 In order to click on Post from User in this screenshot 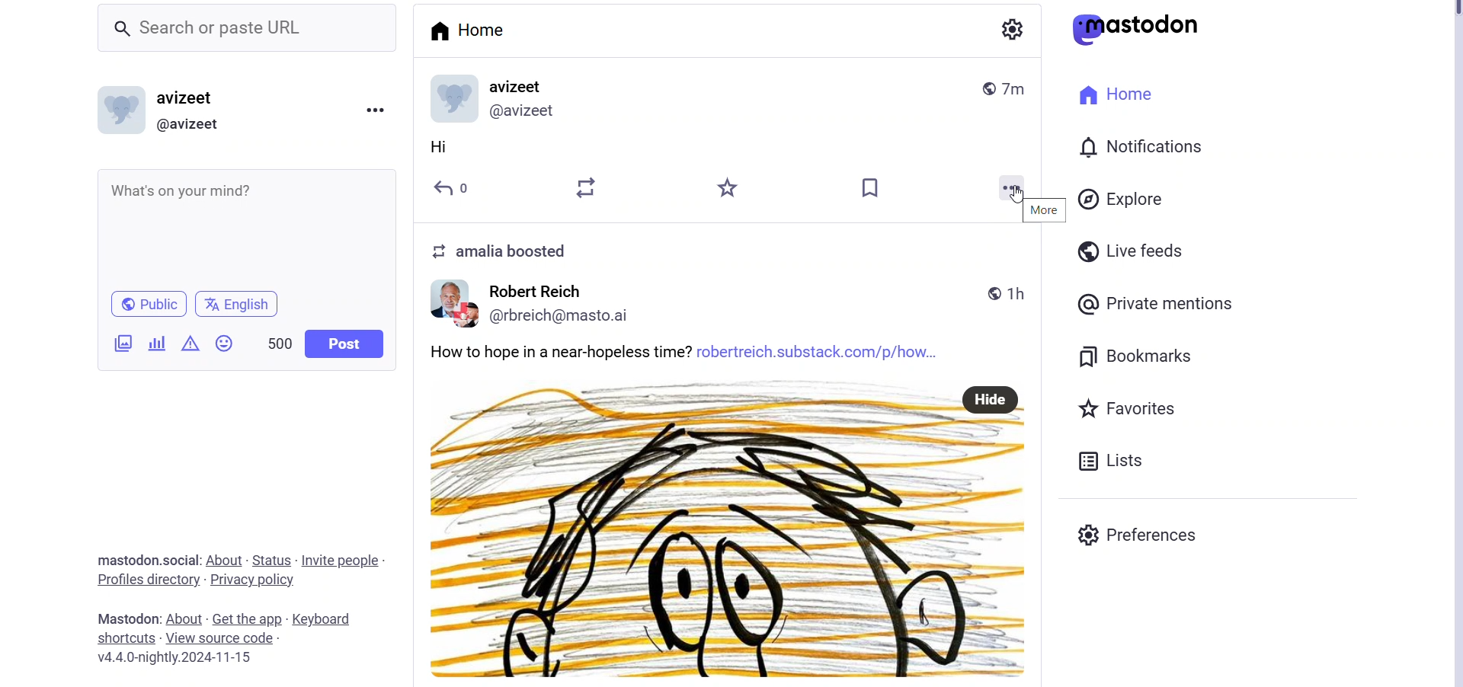, I will do `click(733, 514)`.